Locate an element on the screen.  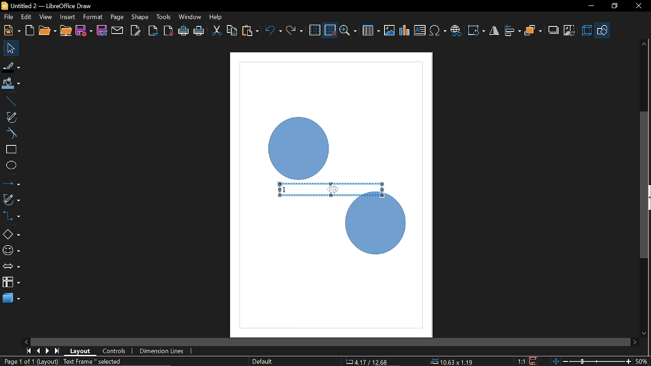
MOve right is located at coordinates (635, 342).